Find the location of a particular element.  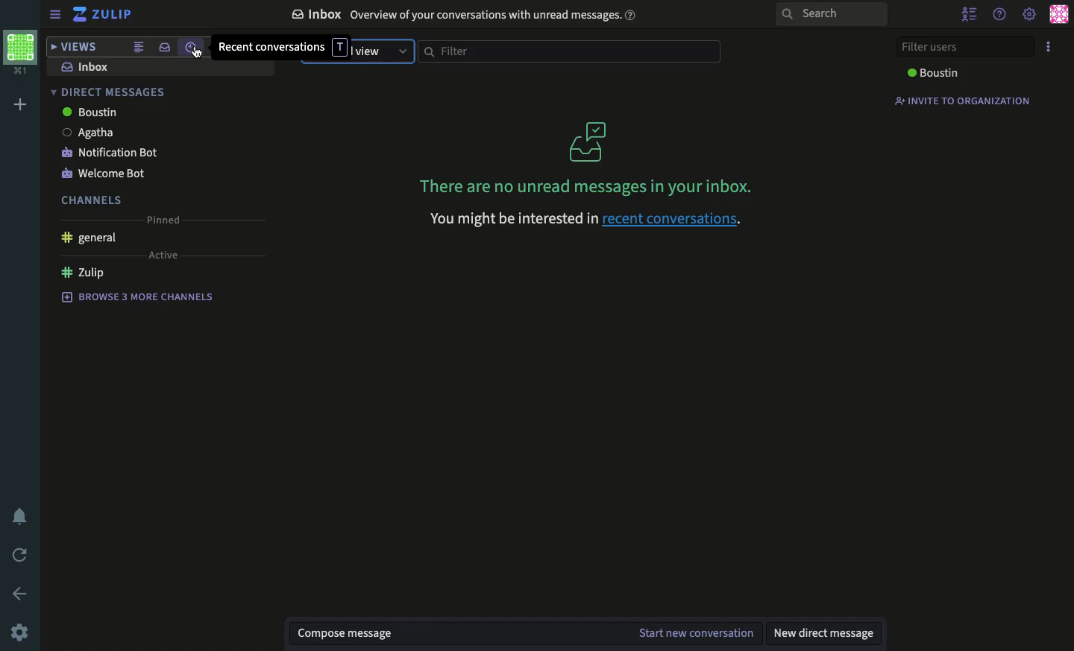

pinned is located at coordinates (164, 220).